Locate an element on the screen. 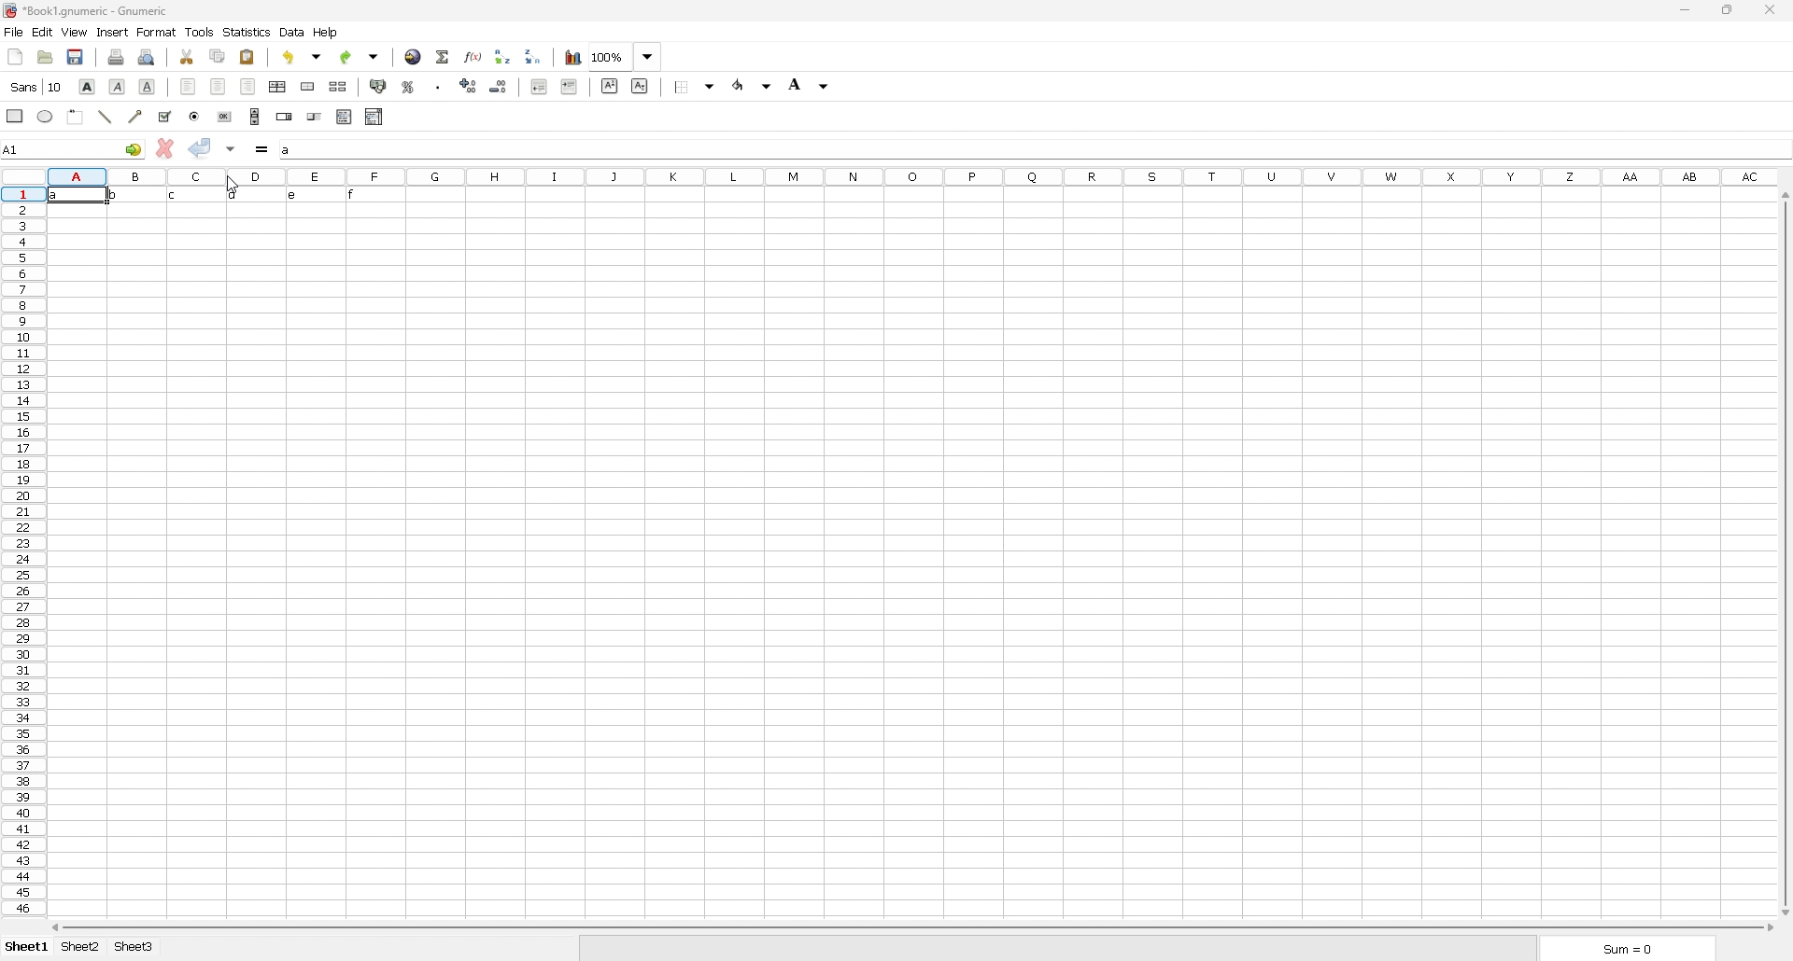 The image size is (1793, 961). spin button is located at coordinates (284, 116).